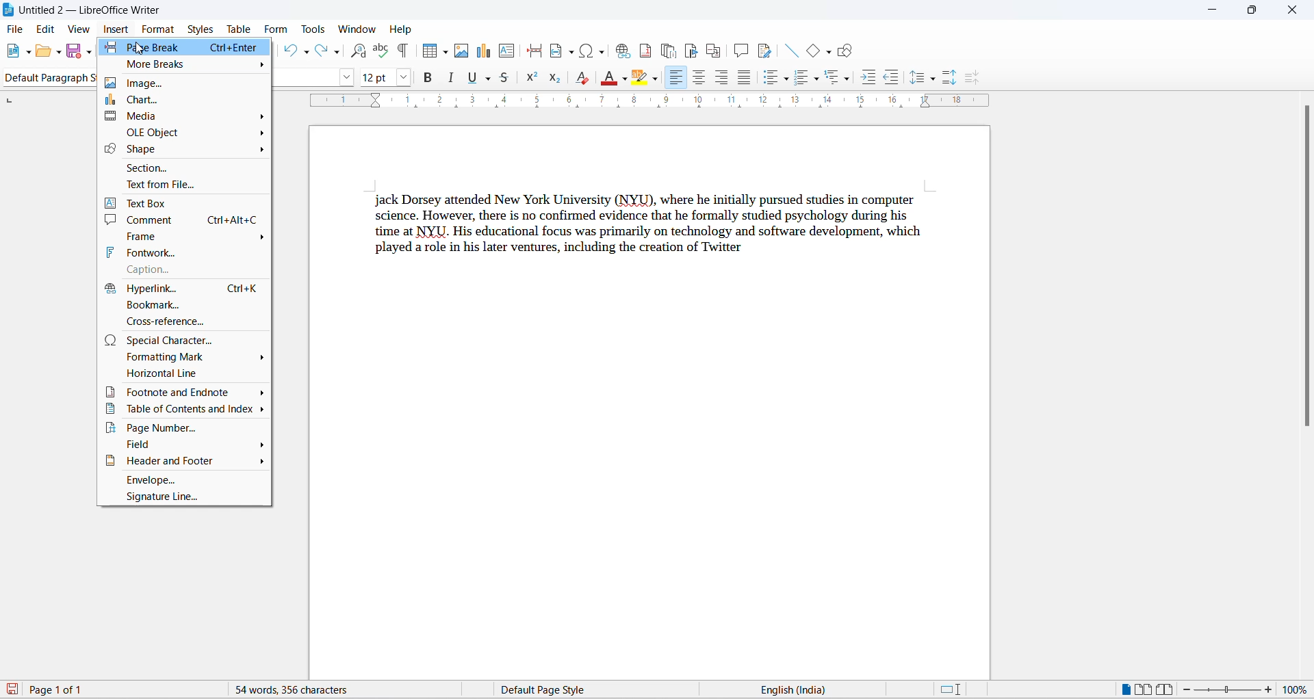 Image resolution: width=1314 pixels, height=699 pixels. Describe the element at coordinates (713, 50) in the screenshot. I see `insert cross-reference` at that location.